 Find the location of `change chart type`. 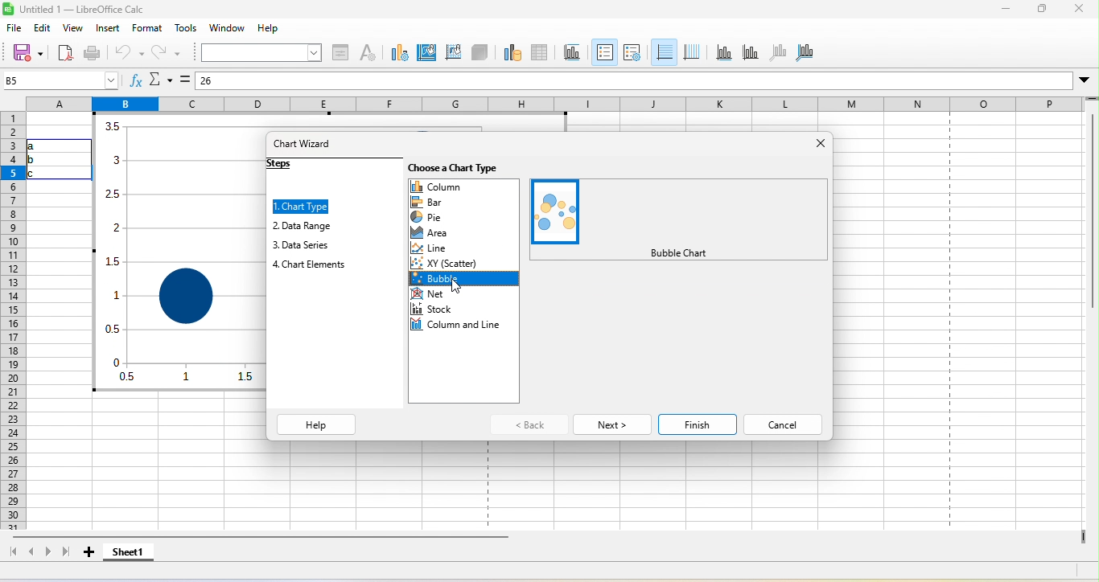

change chart type is located at coordinates (397, 51).